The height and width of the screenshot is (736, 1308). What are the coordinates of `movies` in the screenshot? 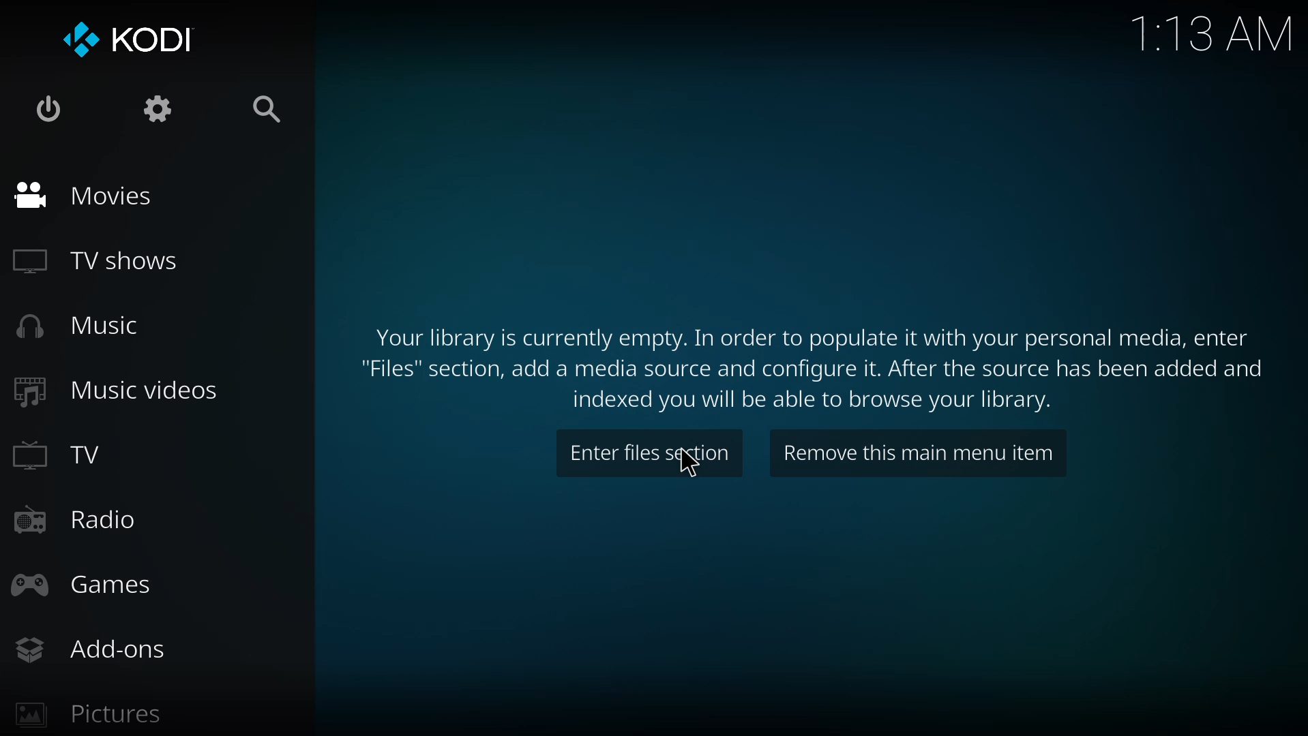 It's located at (89, 197).